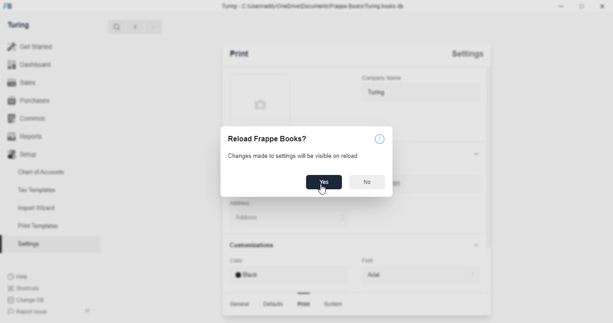 This screenshot has width=613, height=323. I want to click on collapse, so click(474, 245).